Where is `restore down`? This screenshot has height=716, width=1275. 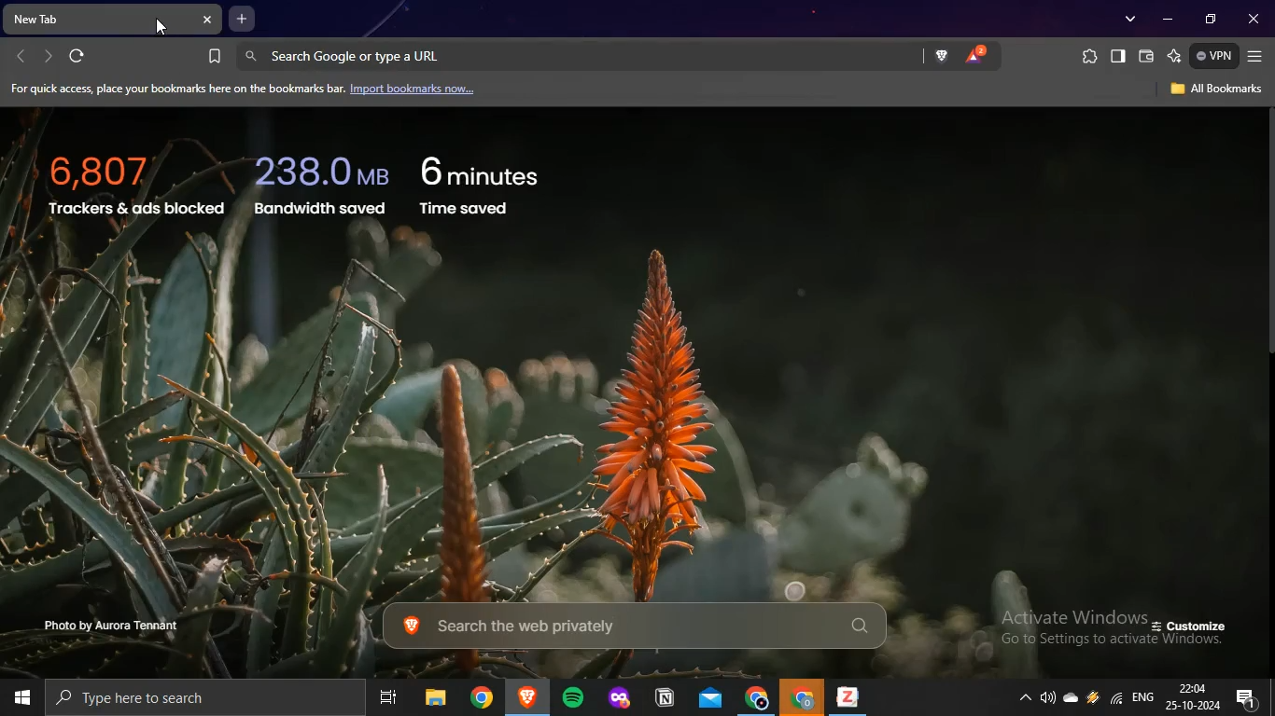 restore down is located at coordinates (1212, 19).